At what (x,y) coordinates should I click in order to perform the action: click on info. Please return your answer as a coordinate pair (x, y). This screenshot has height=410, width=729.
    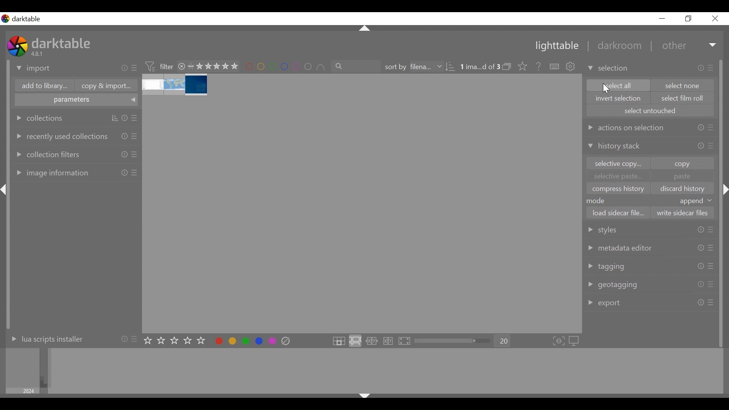
    Looking at the image, I should click on (701, 145).